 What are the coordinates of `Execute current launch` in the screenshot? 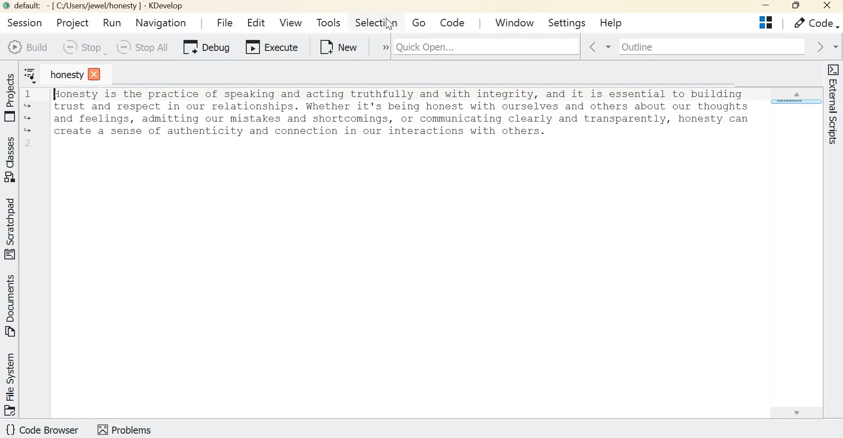 It's located at (272, 49).